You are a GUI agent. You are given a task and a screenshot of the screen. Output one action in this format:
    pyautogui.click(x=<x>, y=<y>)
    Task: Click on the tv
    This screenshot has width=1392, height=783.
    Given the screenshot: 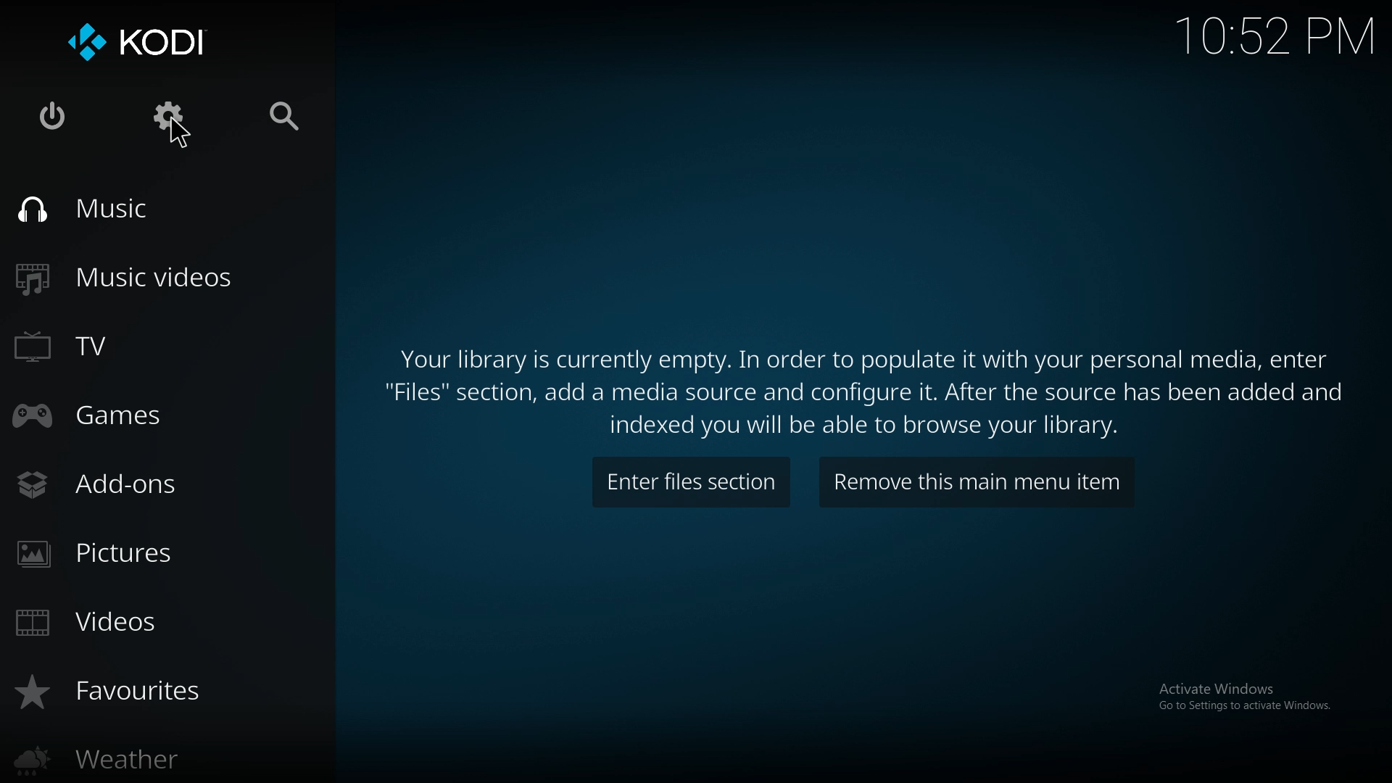 What is the action you would take?
    pyautogui.click(x=141, y=344)
    